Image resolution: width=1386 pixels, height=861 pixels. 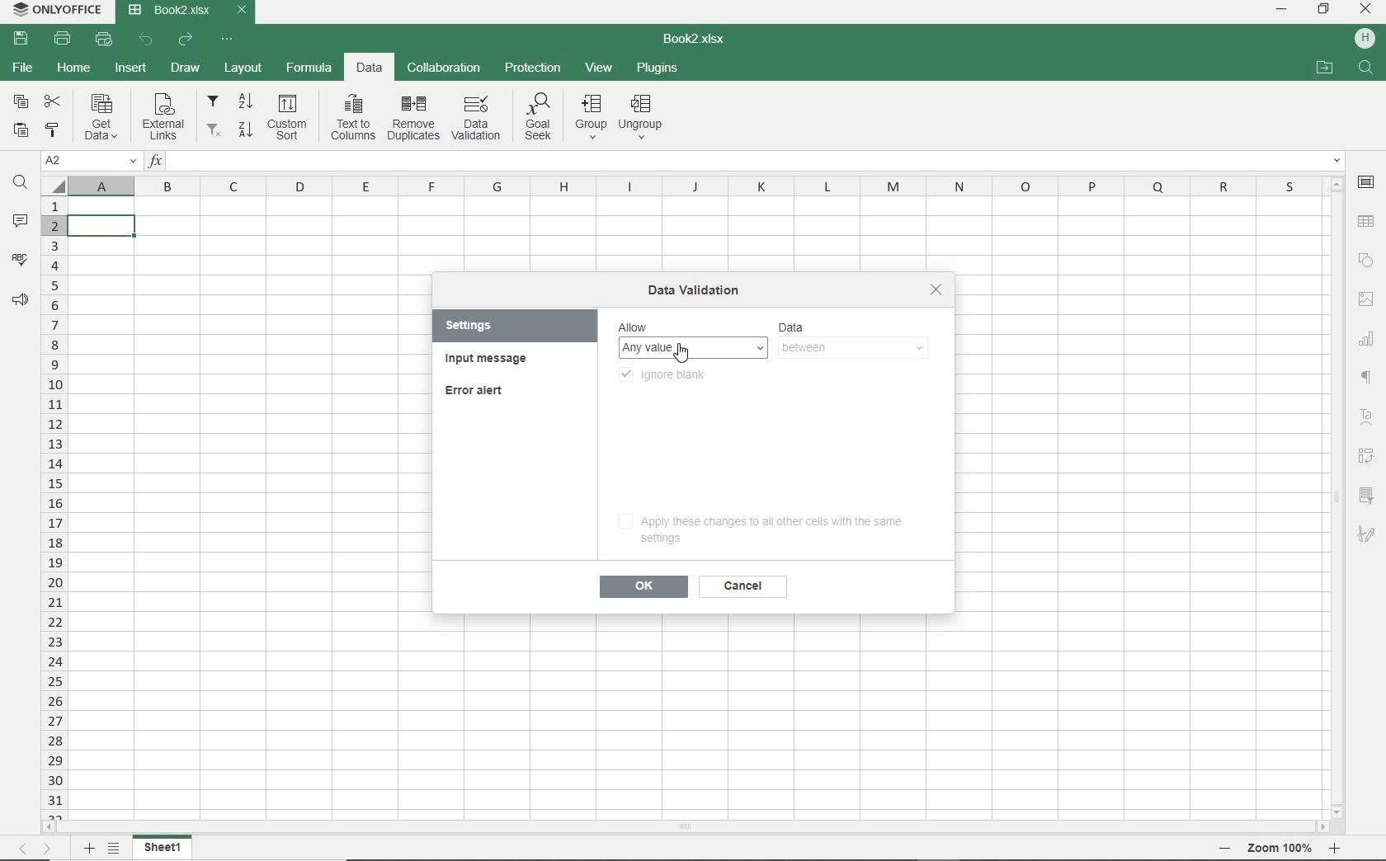 I want to click on FORMULA, so click(x=312, y=69).